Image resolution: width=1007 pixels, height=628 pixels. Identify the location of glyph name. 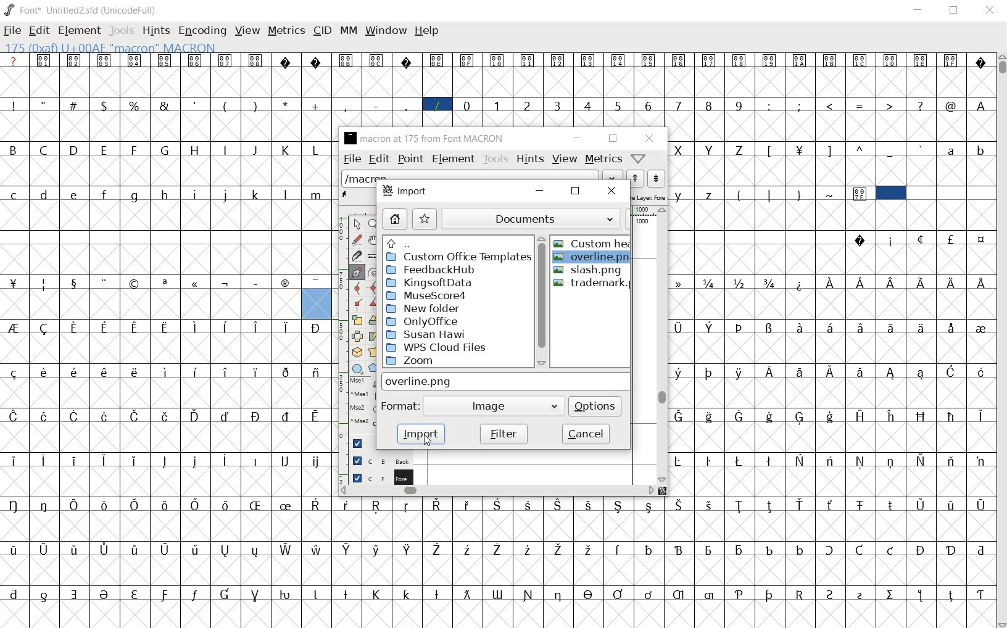
(426, 139).